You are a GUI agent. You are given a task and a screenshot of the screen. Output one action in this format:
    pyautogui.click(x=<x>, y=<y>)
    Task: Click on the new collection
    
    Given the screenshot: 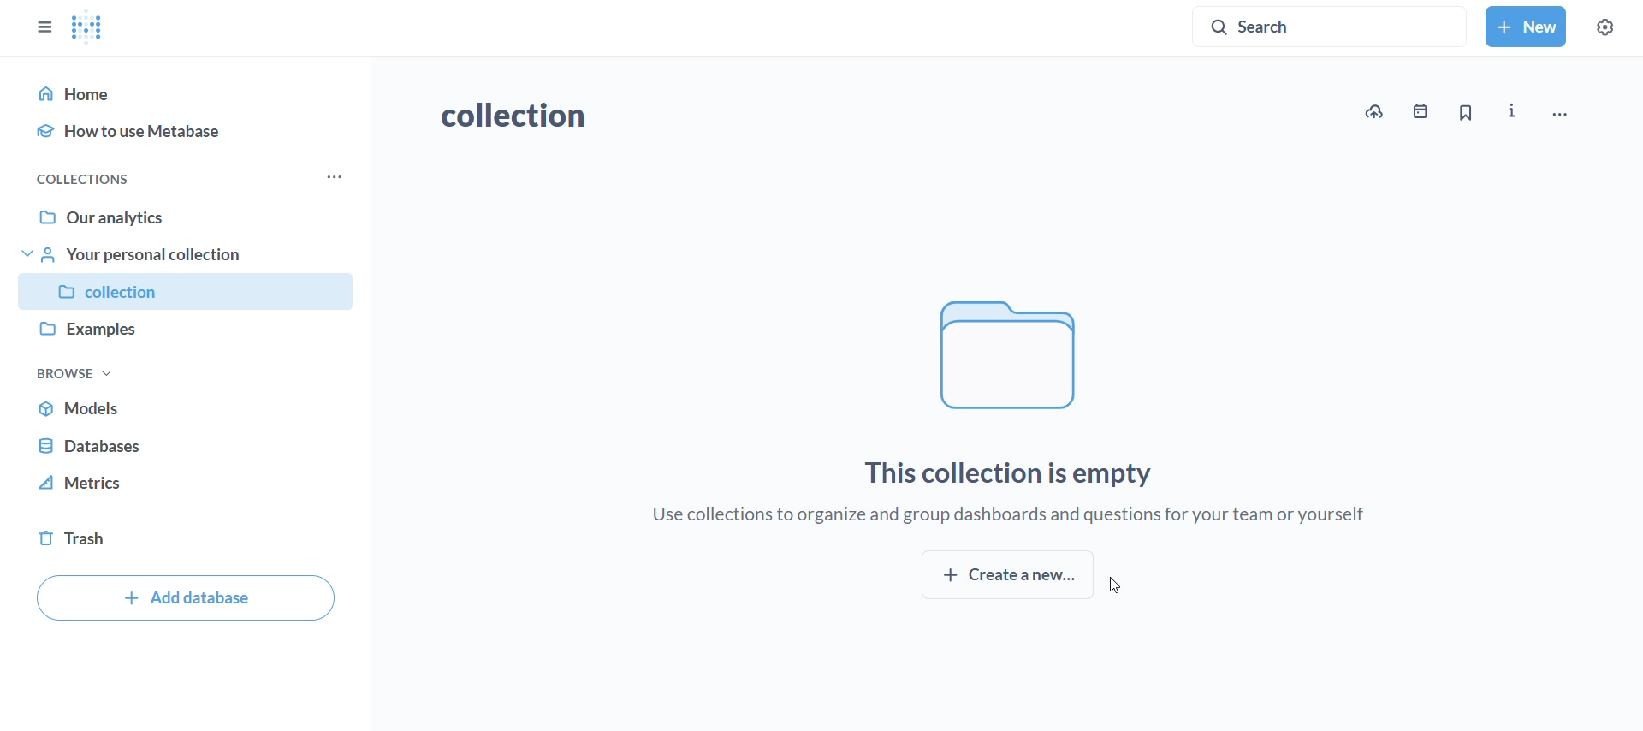 What is the action you would take?
    pyautogui.click(x=1527, y=27)
    